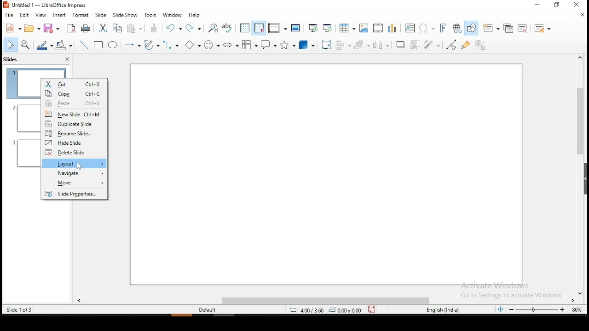 This screenshot has height=331, width=589. What do you see at coordinates (151, 45) in the screenshot?
I see `curves and polygons` at bounding box center [151, 45].